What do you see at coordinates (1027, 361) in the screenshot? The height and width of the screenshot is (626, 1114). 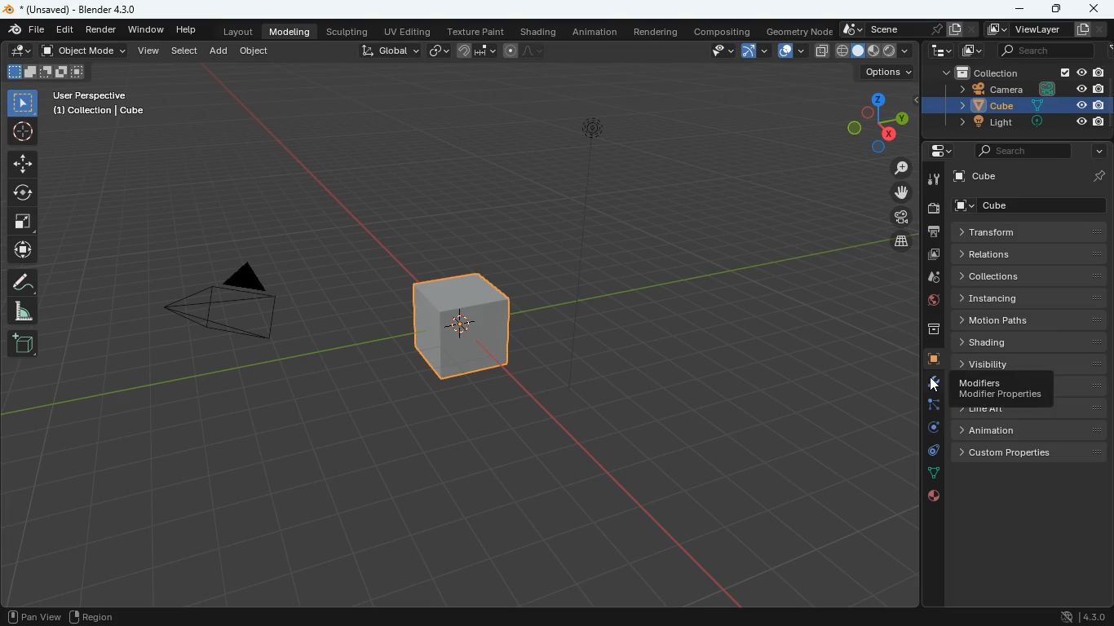 I see `visibility` at bounding box center [1027, 361].